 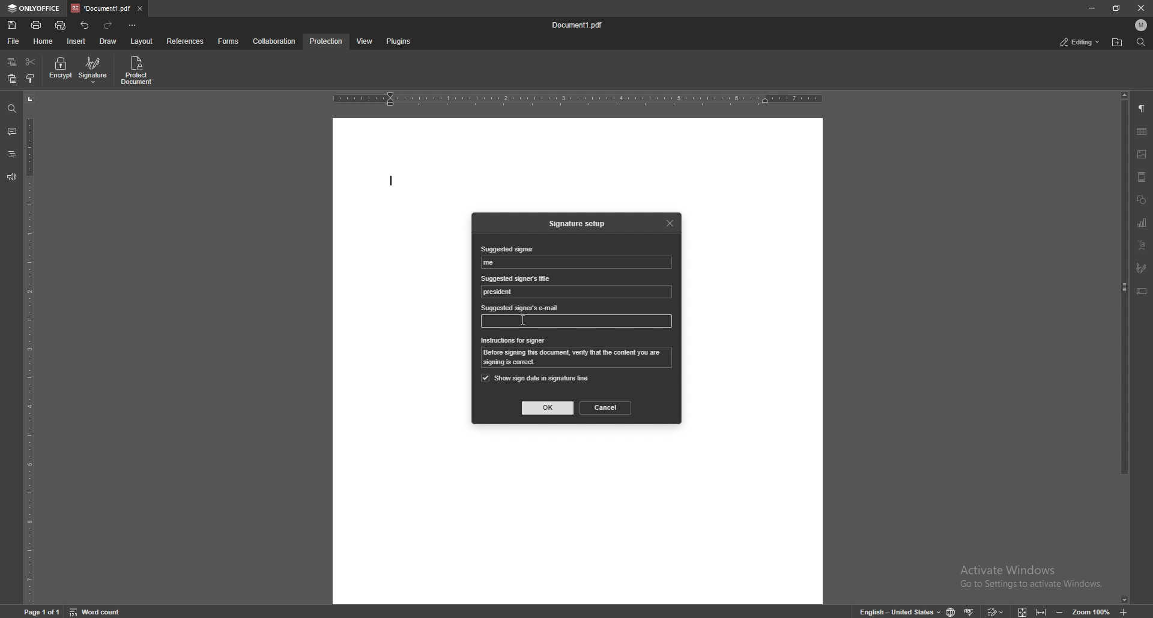 I want to click on draw, so click(x=108, y=41).